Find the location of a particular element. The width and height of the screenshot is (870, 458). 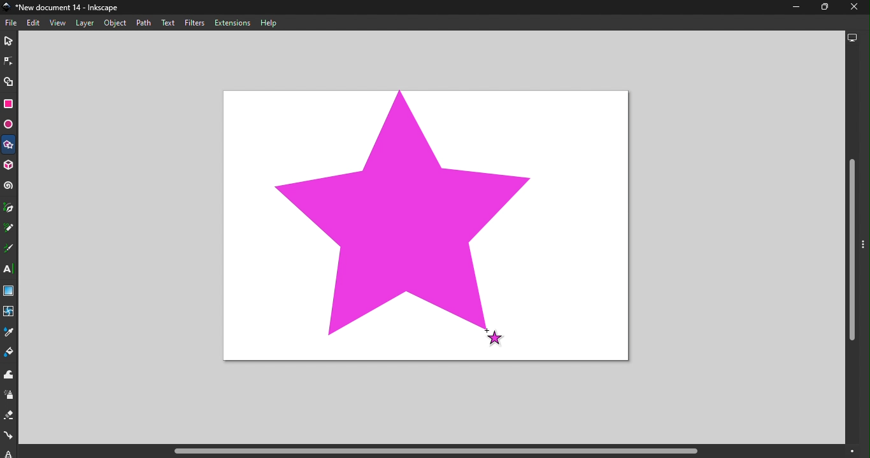

Display options is located at coordinates (854, 38).